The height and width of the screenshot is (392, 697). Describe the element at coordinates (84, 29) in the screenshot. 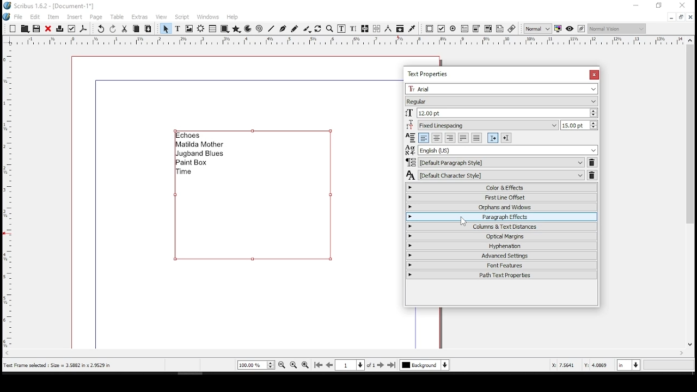

I see `save as pdf` at that location.